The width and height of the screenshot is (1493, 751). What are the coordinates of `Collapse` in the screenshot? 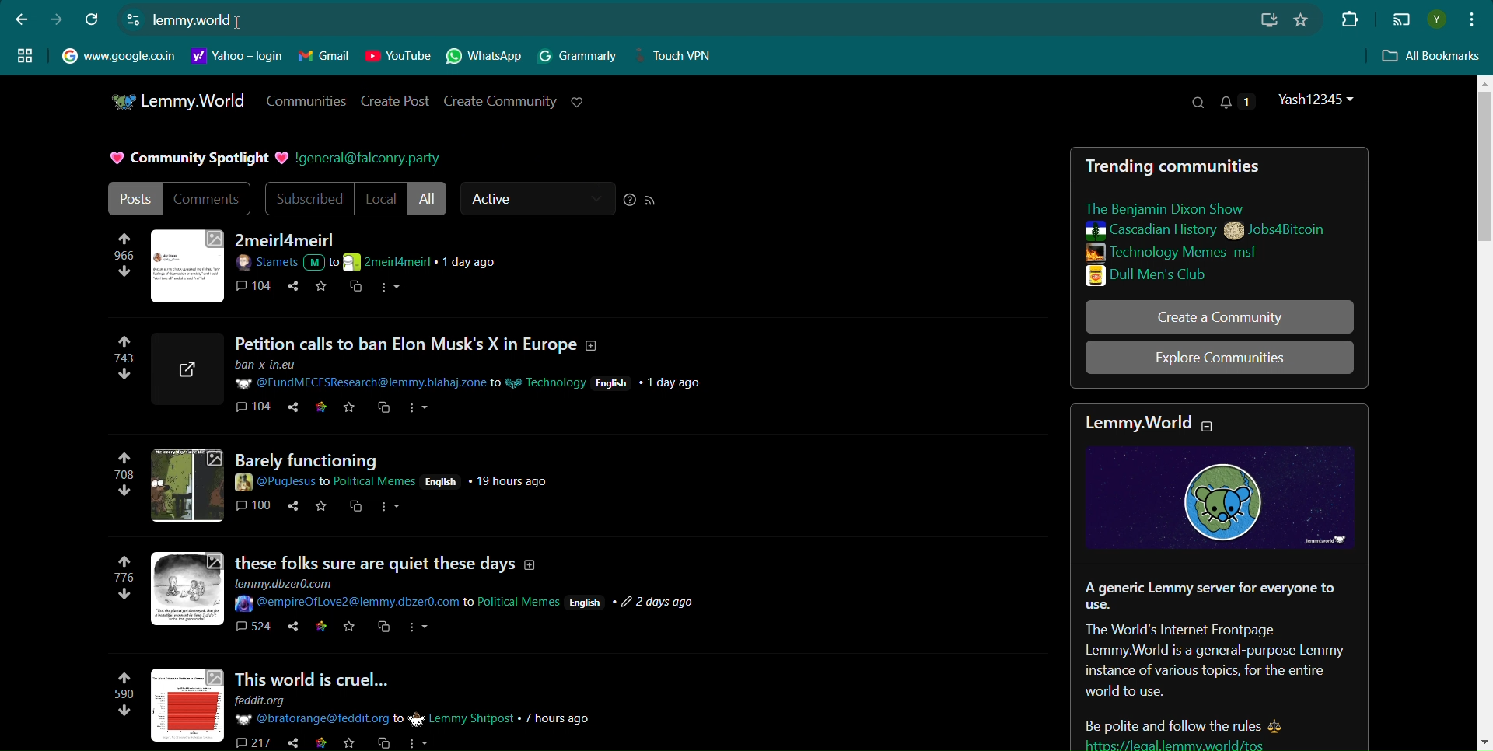 It's located at (1219, 427).